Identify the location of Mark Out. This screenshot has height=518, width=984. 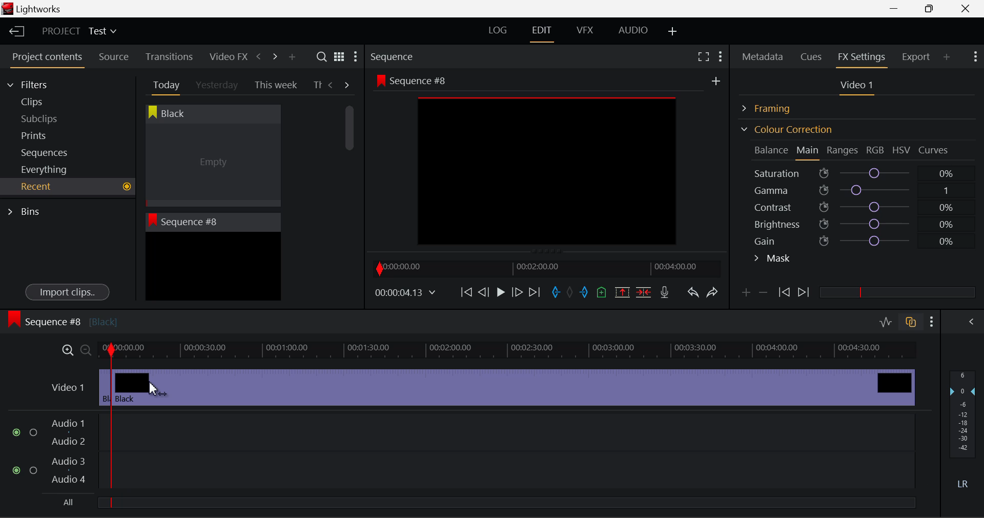
(585, 293).